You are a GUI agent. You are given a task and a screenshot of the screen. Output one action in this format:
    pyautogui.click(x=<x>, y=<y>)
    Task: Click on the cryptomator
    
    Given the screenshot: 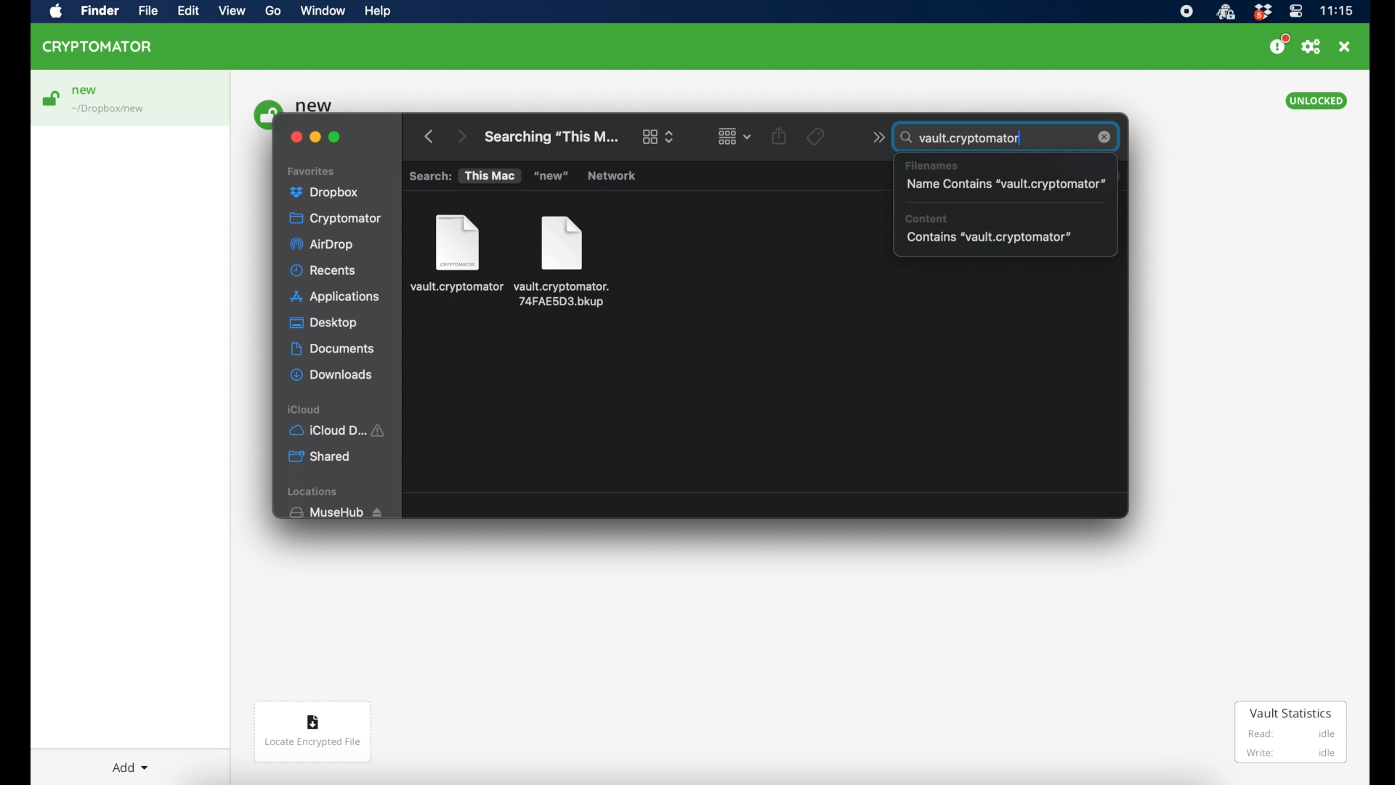 What is the action you would take?
    pyautogui.click(x=336, y=218)
    